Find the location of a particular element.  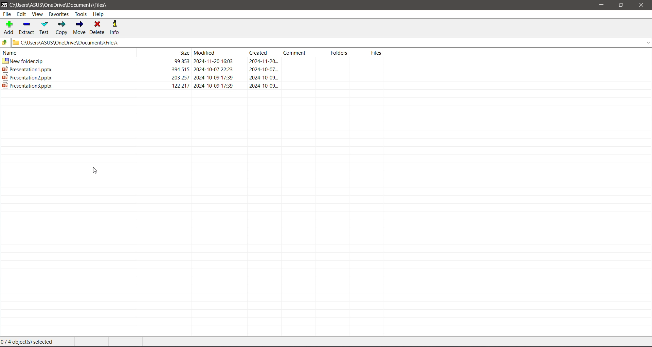

Tools is located at coordinates (80, 14).